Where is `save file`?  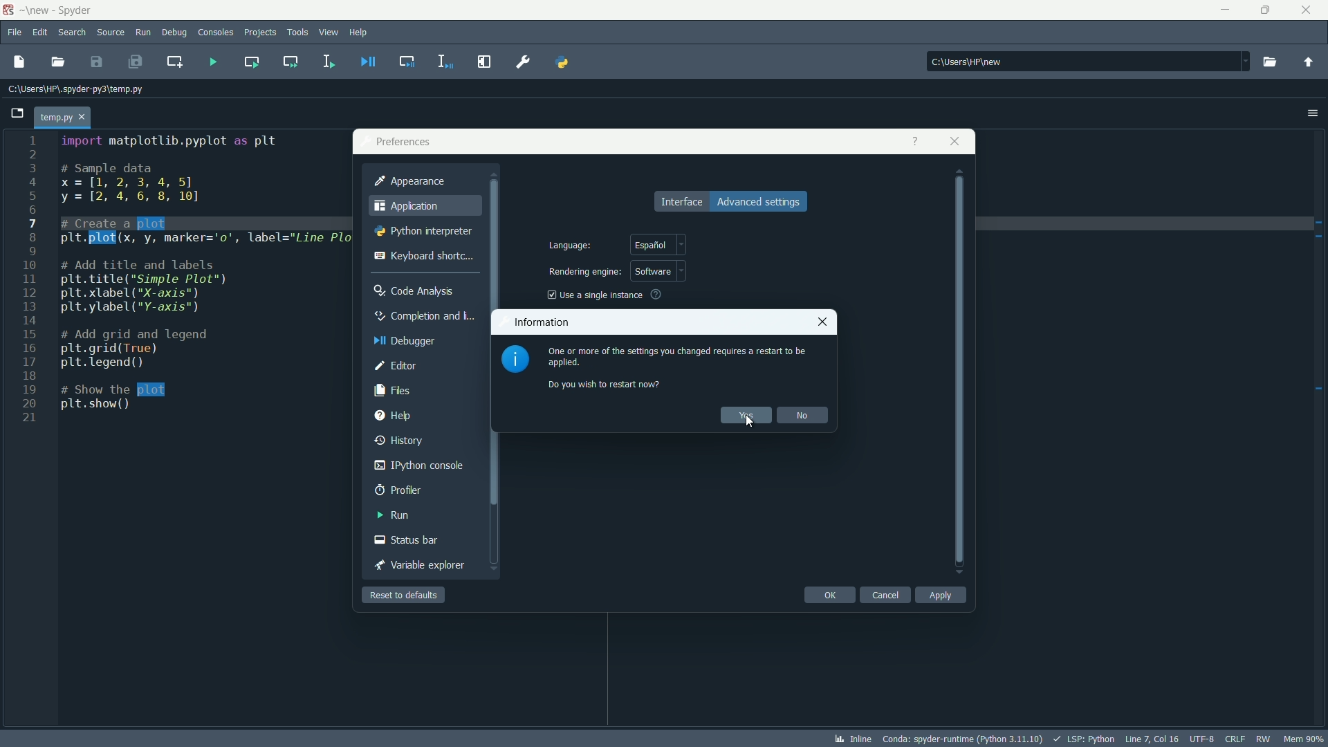
save file is located at coordinates (97, 62).